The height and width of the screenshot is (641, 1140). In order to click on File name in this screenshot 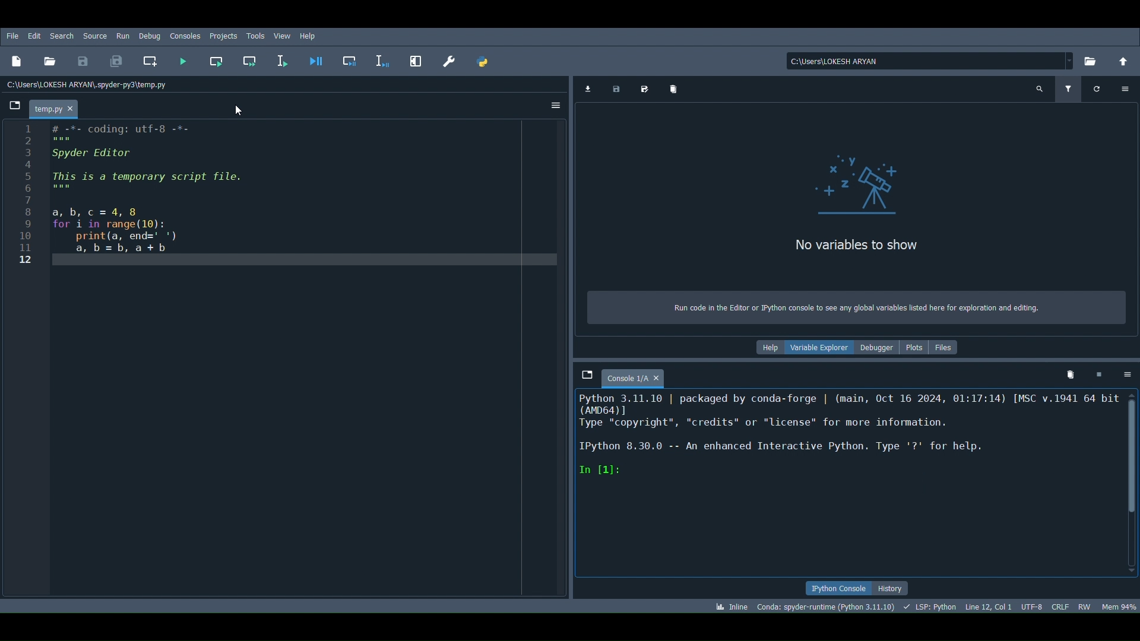, I will do `click(58, 109)`.